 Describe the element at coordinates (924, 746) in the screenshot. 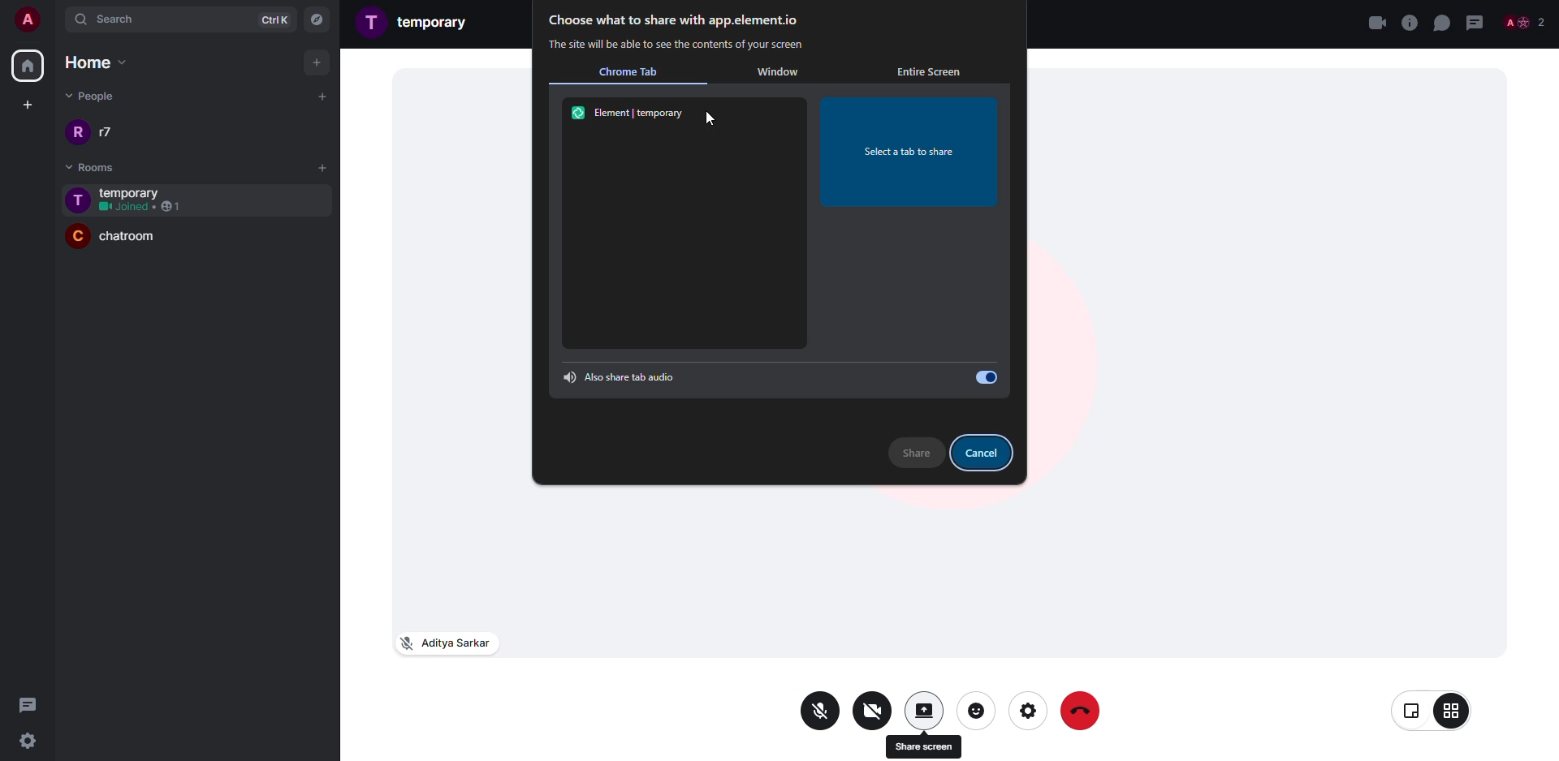

I see `share screen` at that location.